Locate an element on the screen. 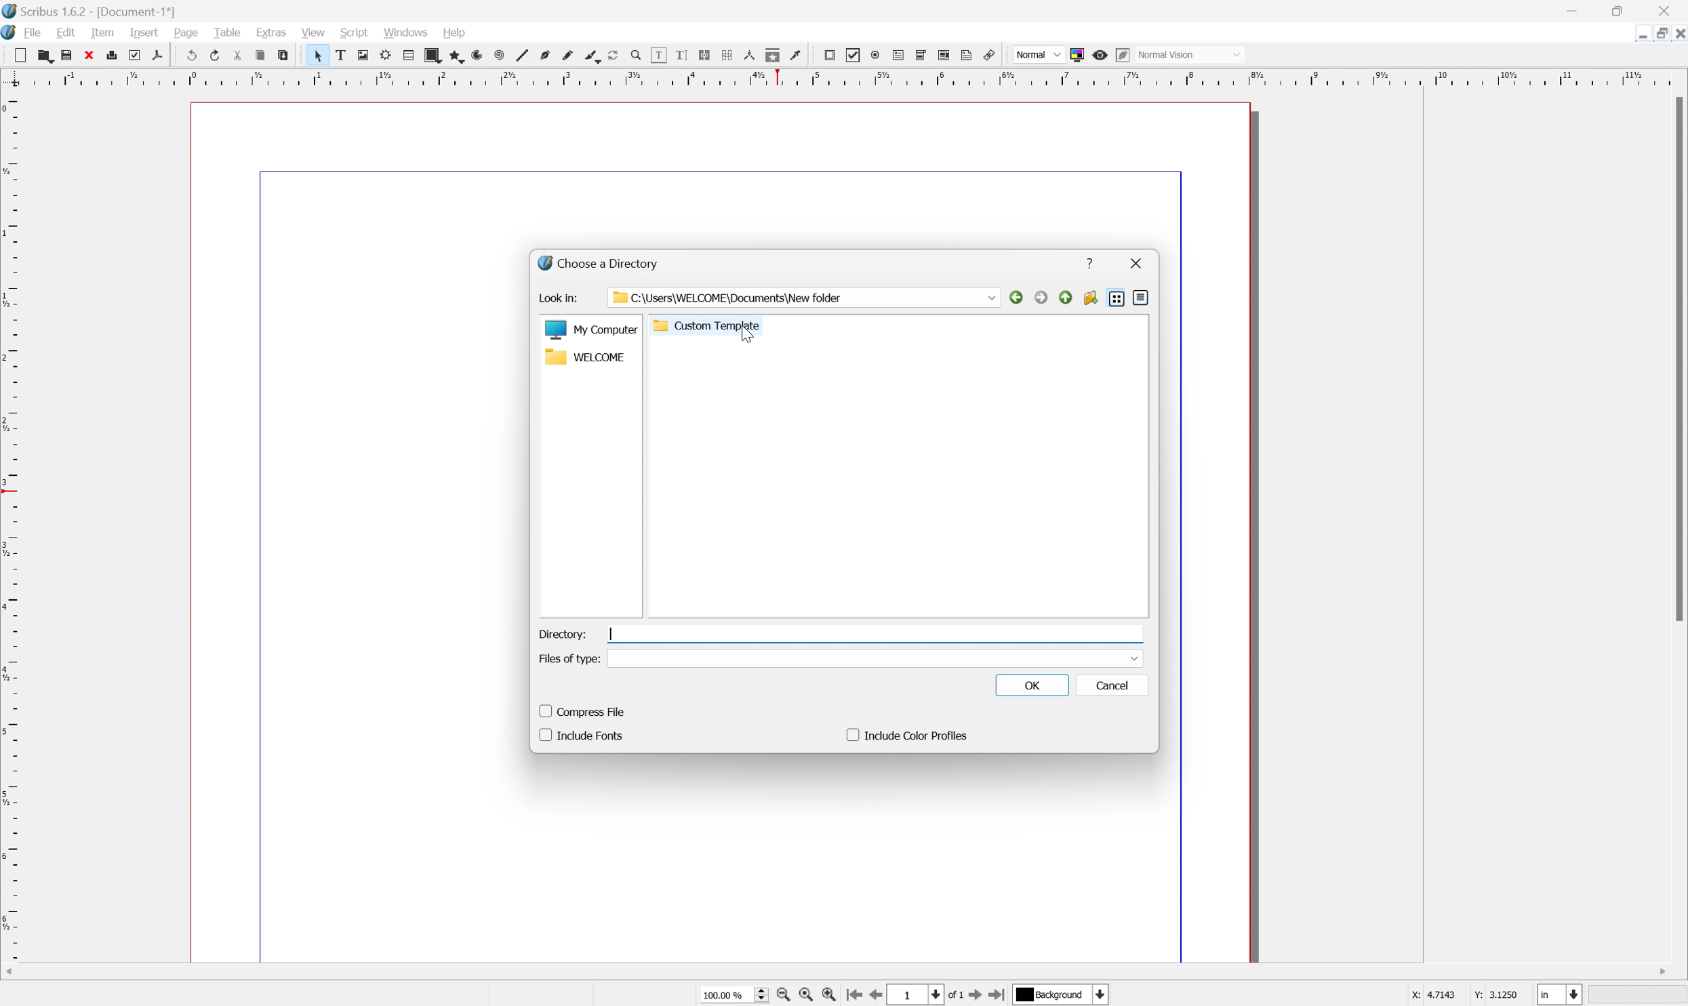 The image size is (1688, 1006). Go to next page is located at coordinates (978, 994).